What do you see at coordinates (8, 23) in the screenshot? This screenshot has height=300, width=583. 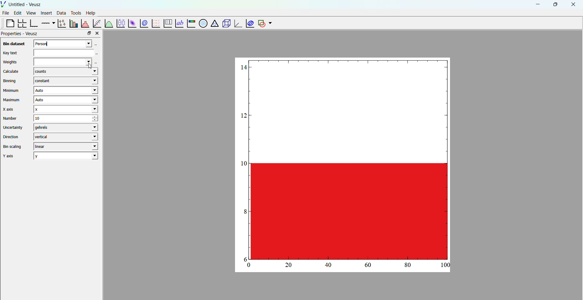 I see `blank page` at bounding box center [8, 23].